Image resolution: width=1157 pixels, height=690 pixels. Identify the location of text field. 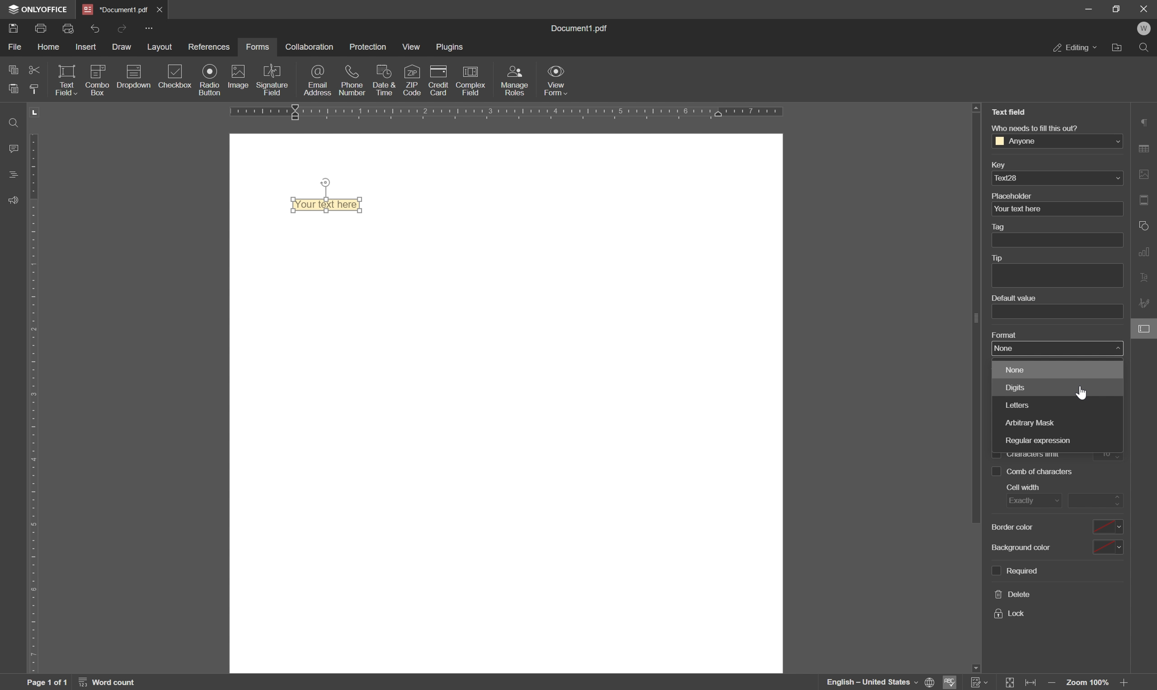
(67, 80).